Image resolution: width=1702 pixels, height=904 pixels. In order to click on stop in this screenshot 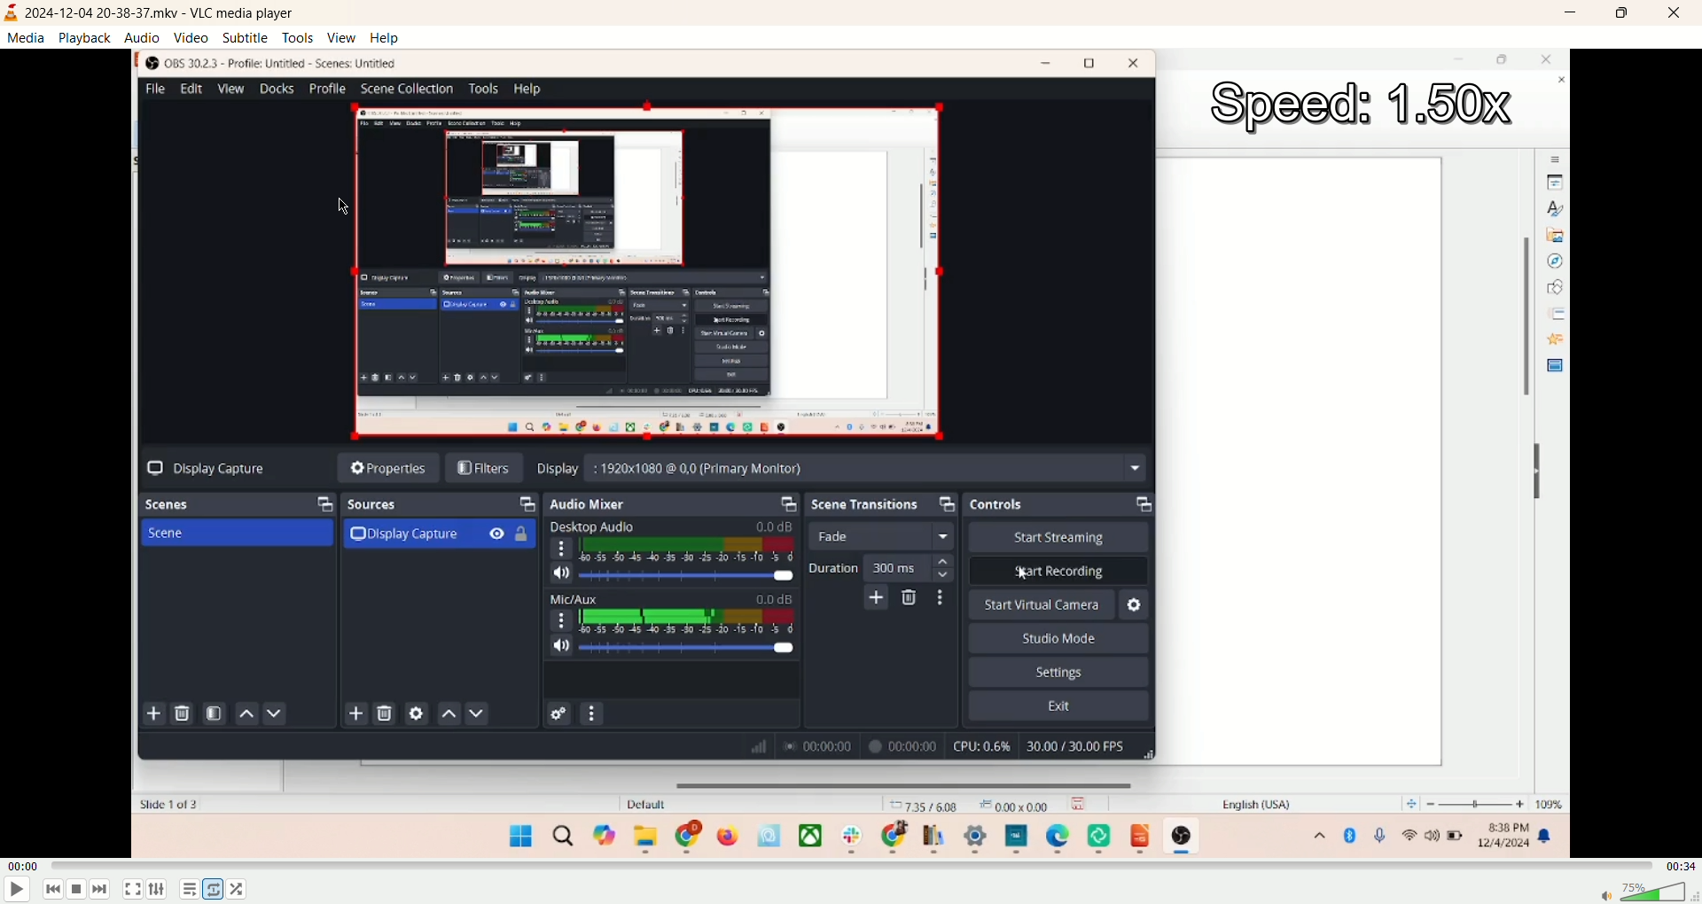, I will do `click(79, 890)`.